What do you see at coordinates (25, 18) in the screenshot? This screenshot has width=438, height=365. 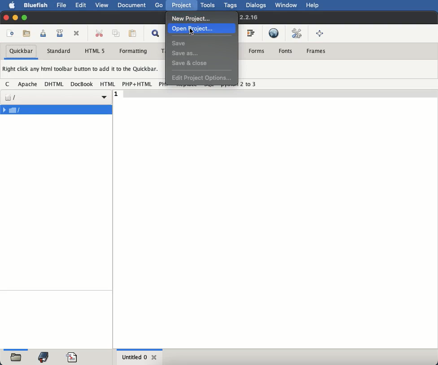 I see `maximize` at bounding box center [25, 18].